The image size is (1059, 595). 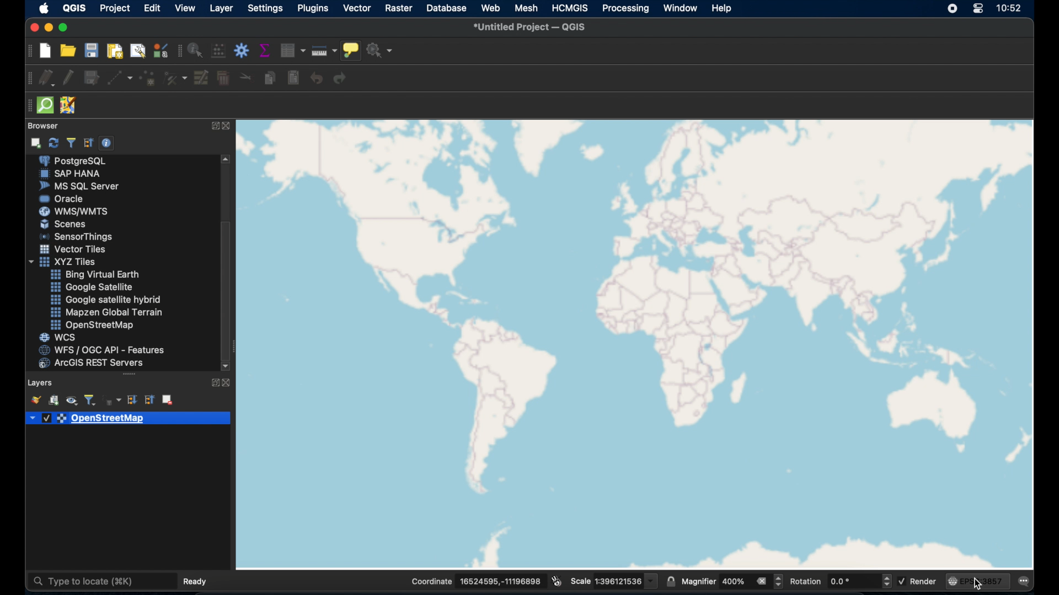 What do you see at coordinates (344, 80) in the screenshot?
I see `redo` at bounding box center [344, 80].